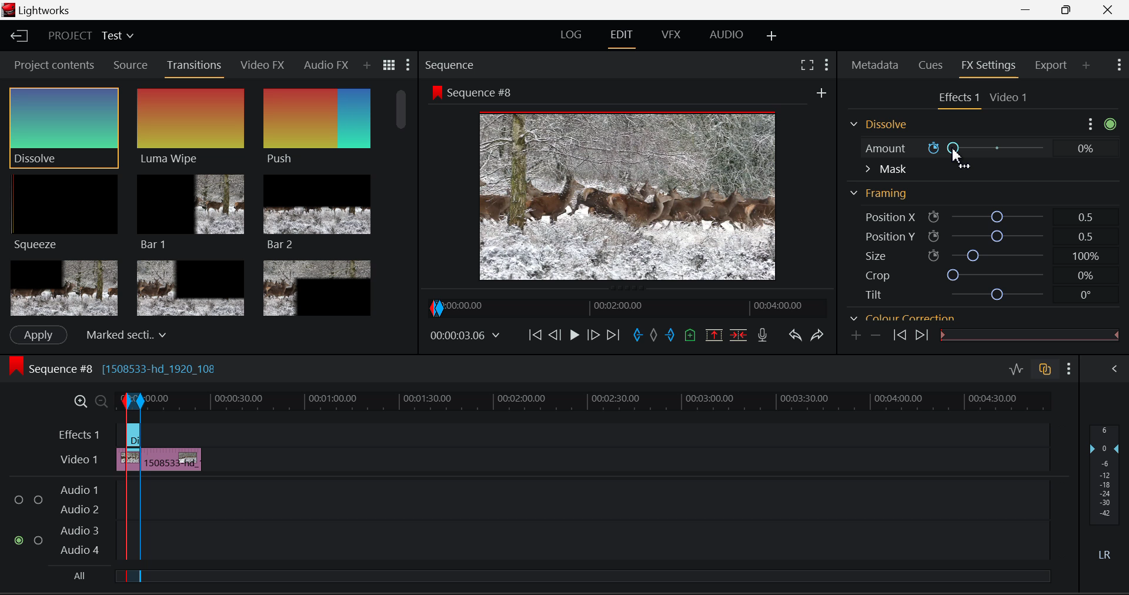  What do you see at coordinates (596, 494) in the screenshot?
I see `Audio Input Field` at bounding box center [596, 494].